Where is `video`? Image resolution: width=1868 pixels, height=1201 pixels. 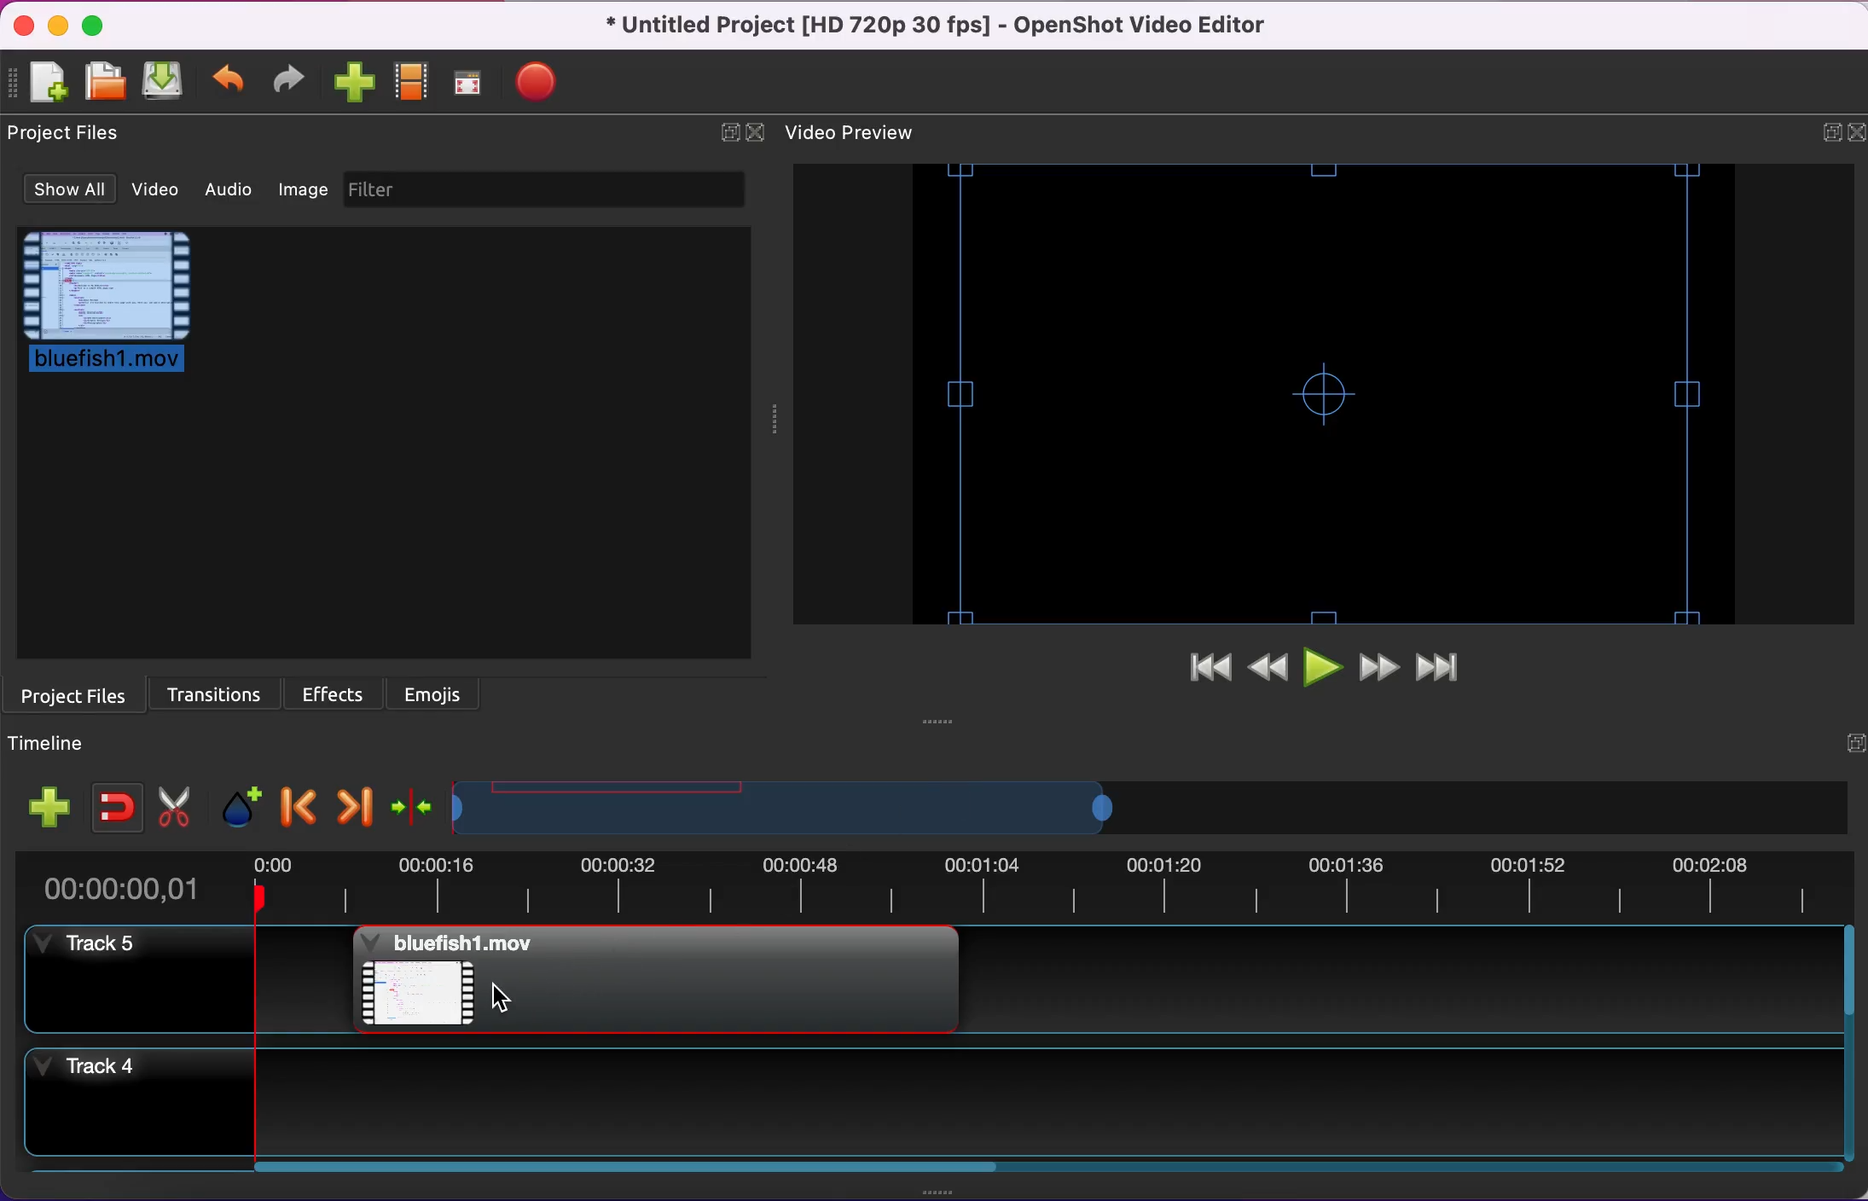 video is located at coordinates (146, 189).